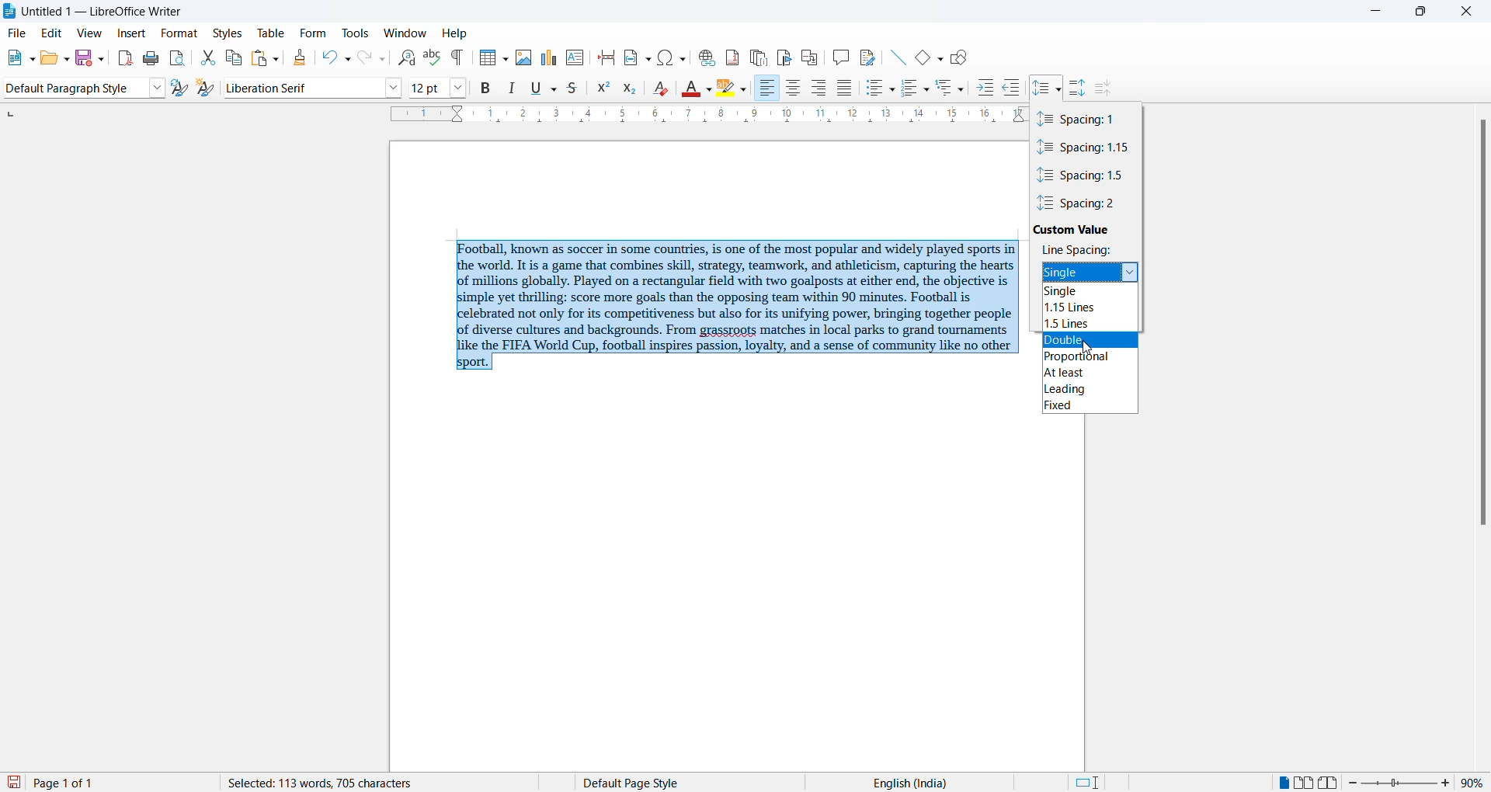 The height and width of the screenshot is (792, 1491). Describe the element at coordinates (1330, 783) in the screenshot. I see `book view` at that location.